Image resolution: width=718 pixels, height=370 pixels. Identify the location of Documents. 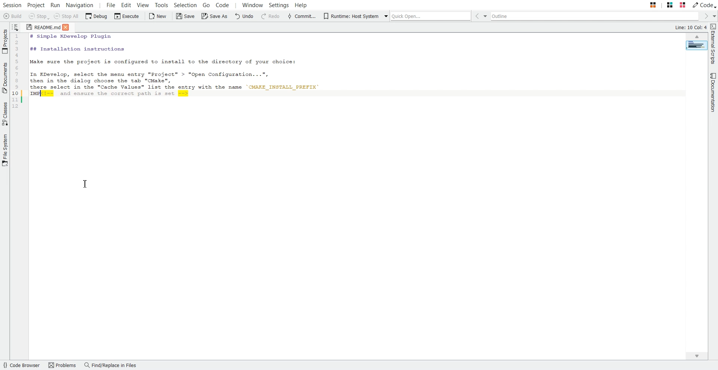
(5, 78).